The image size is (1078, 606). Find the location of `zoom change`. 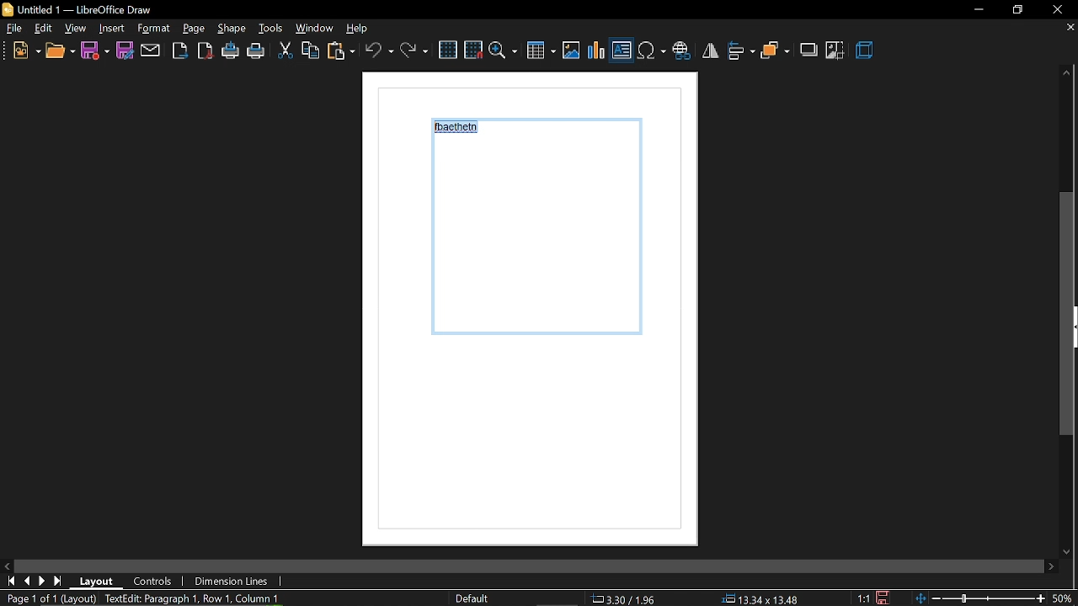

zoom change is located at coordinates (996, 600).